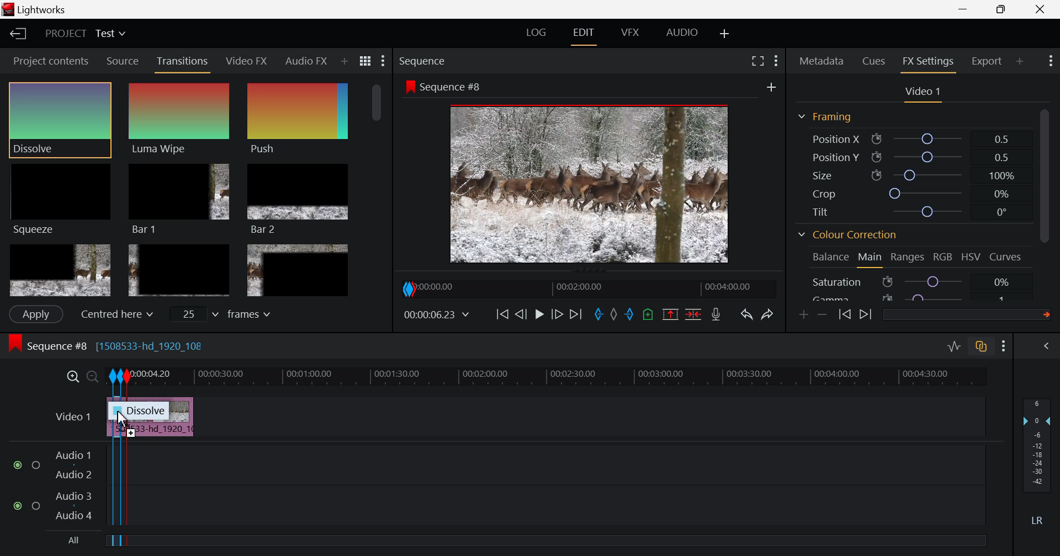  I want to click on Scroll Bar, so click(378, 189).